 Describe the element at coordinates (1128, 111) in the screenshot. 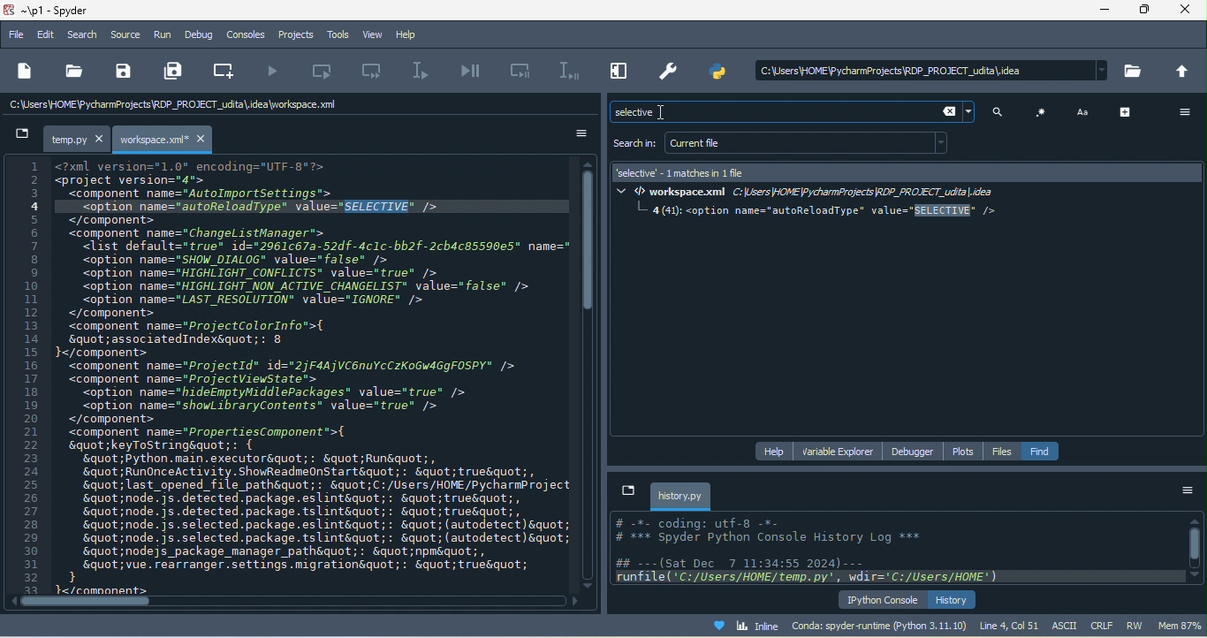

I see `add ` at that location.